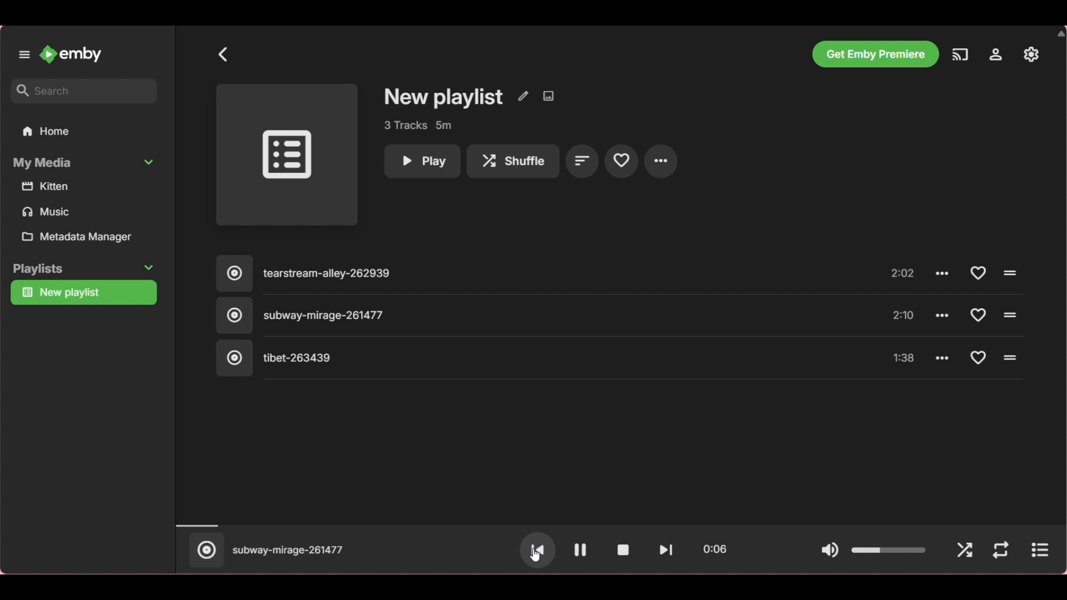  What do you see at coordinates (84, 131) in the screenshot?
I see `Go to home` at bounding box center [84, 131].